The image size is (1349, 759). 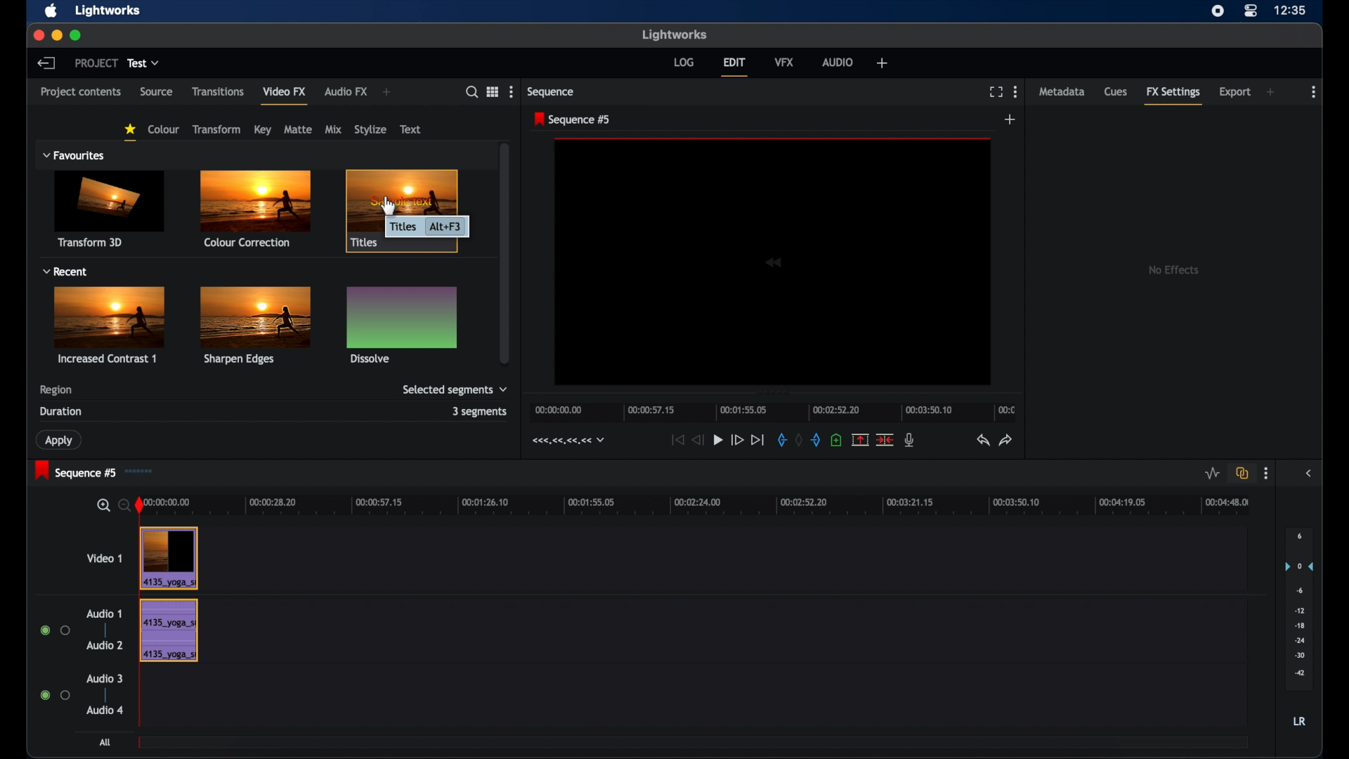 I want to click on add, so click(x=387, y=91).